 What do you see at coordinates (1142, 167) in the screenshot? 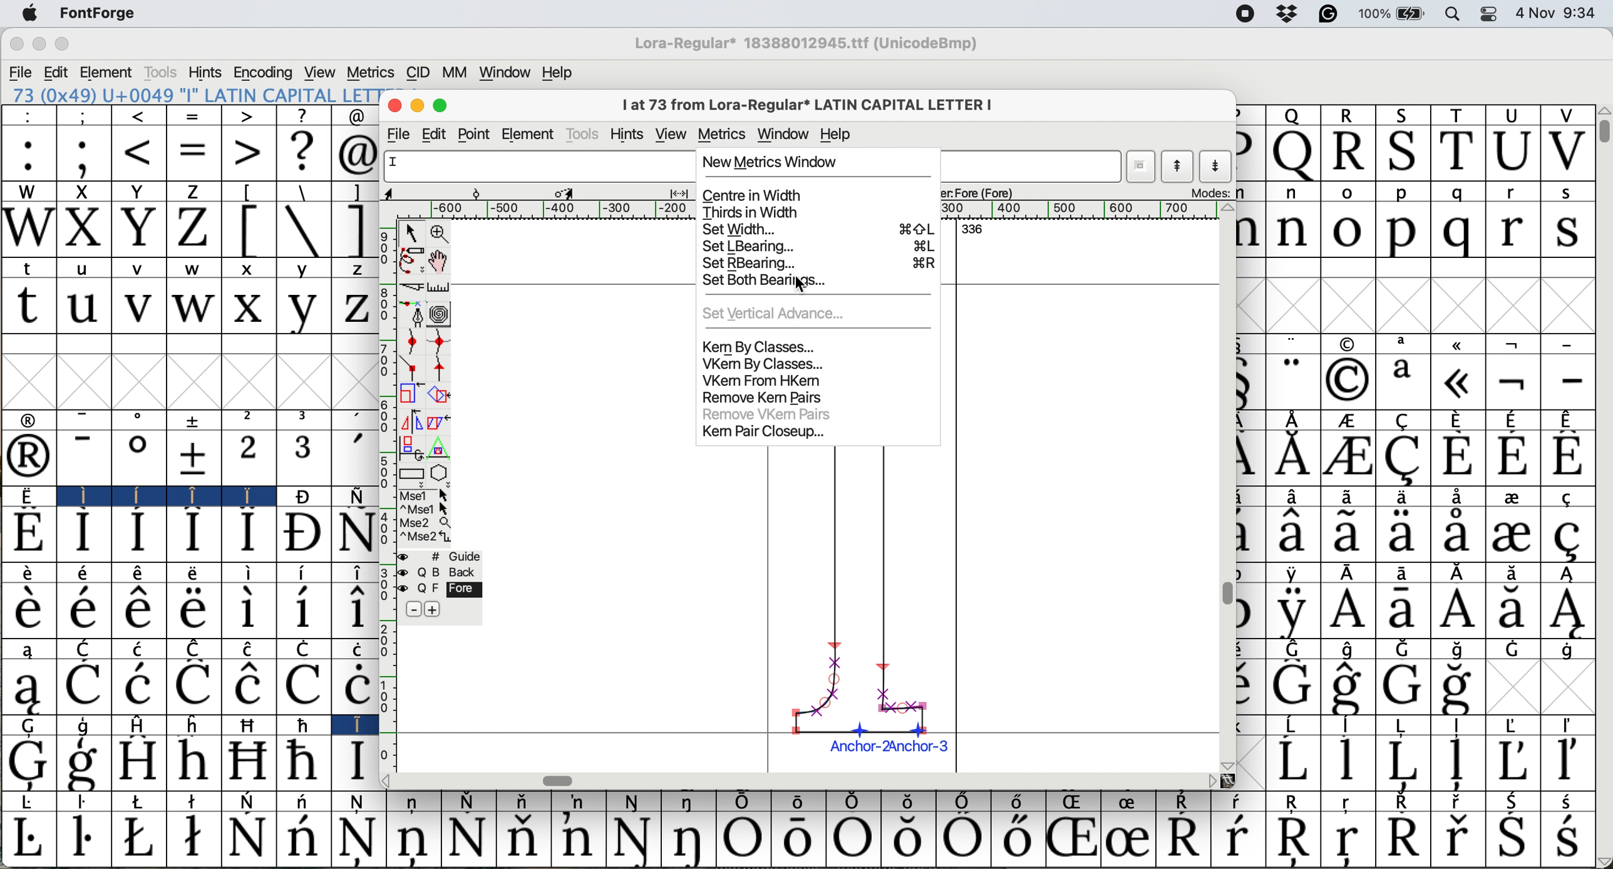
I see `current wordlist` at bounding box center [1142, 167].